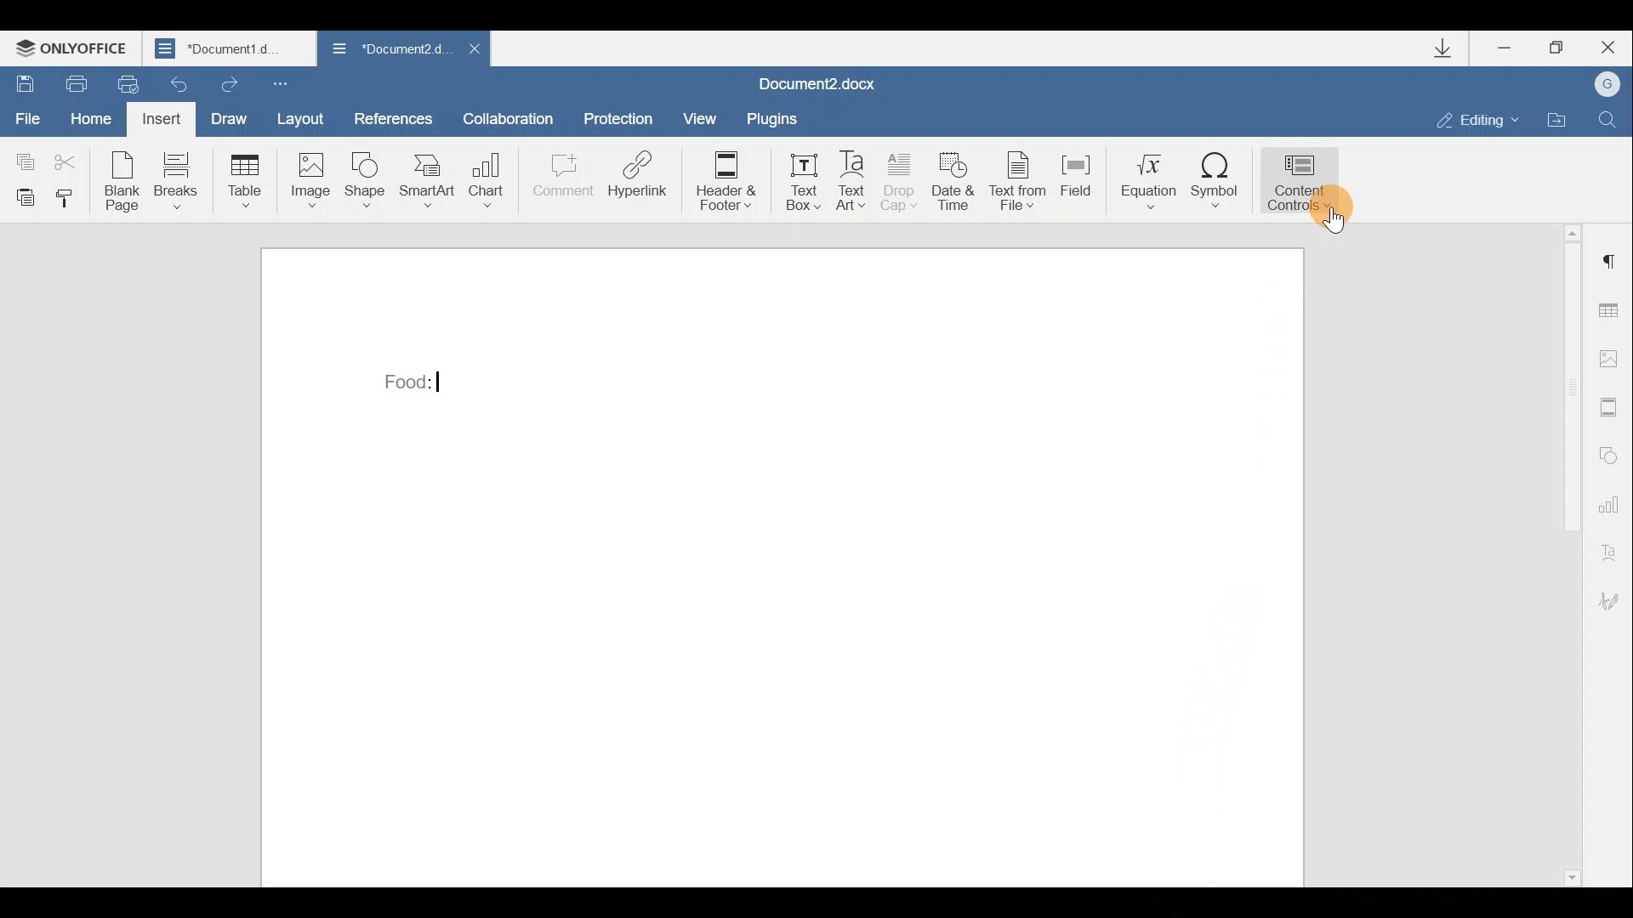 The image size is (1633, 918). Describe the element at coordinates (67, 82) in the screenshot. I see `Print file` at that location.